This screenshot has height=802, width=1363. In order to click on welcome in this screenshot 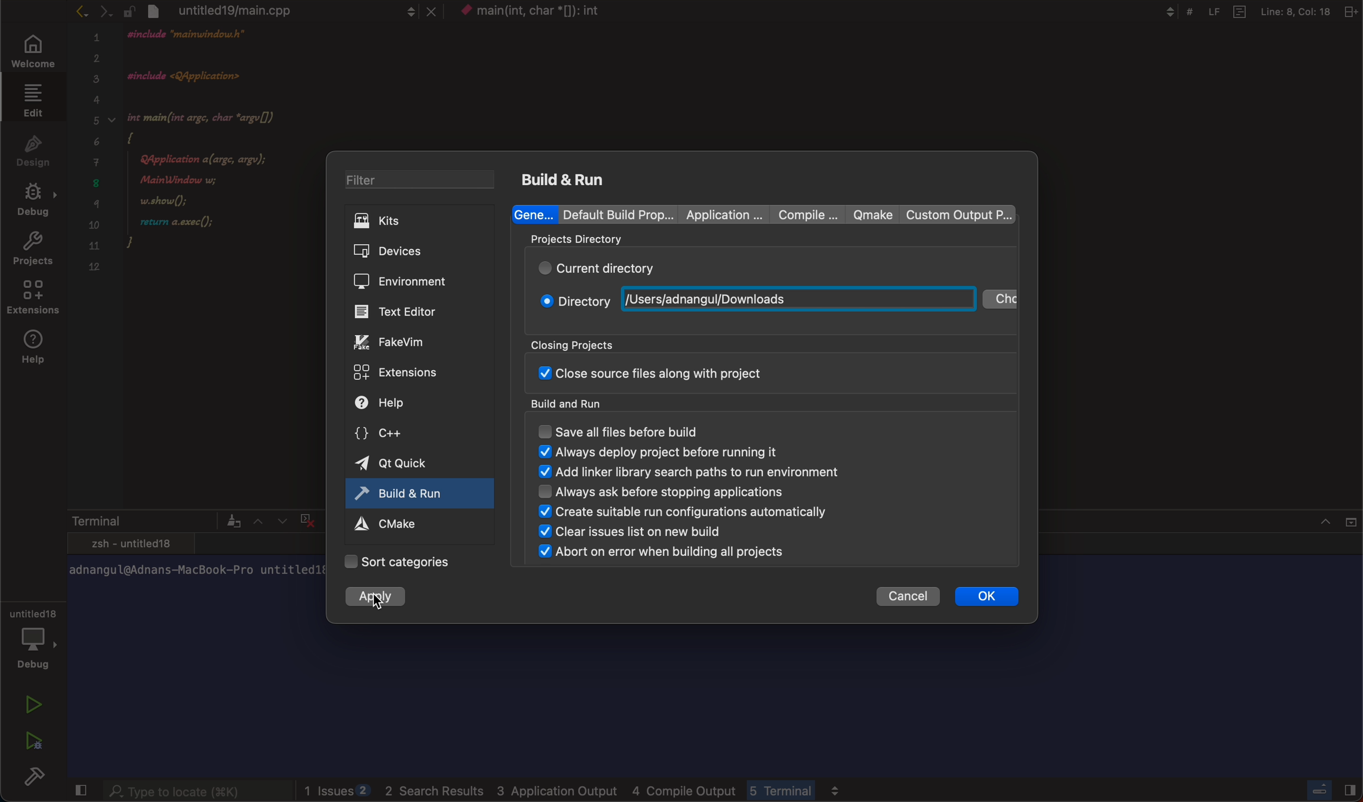, I will do `click(34, 52)`.